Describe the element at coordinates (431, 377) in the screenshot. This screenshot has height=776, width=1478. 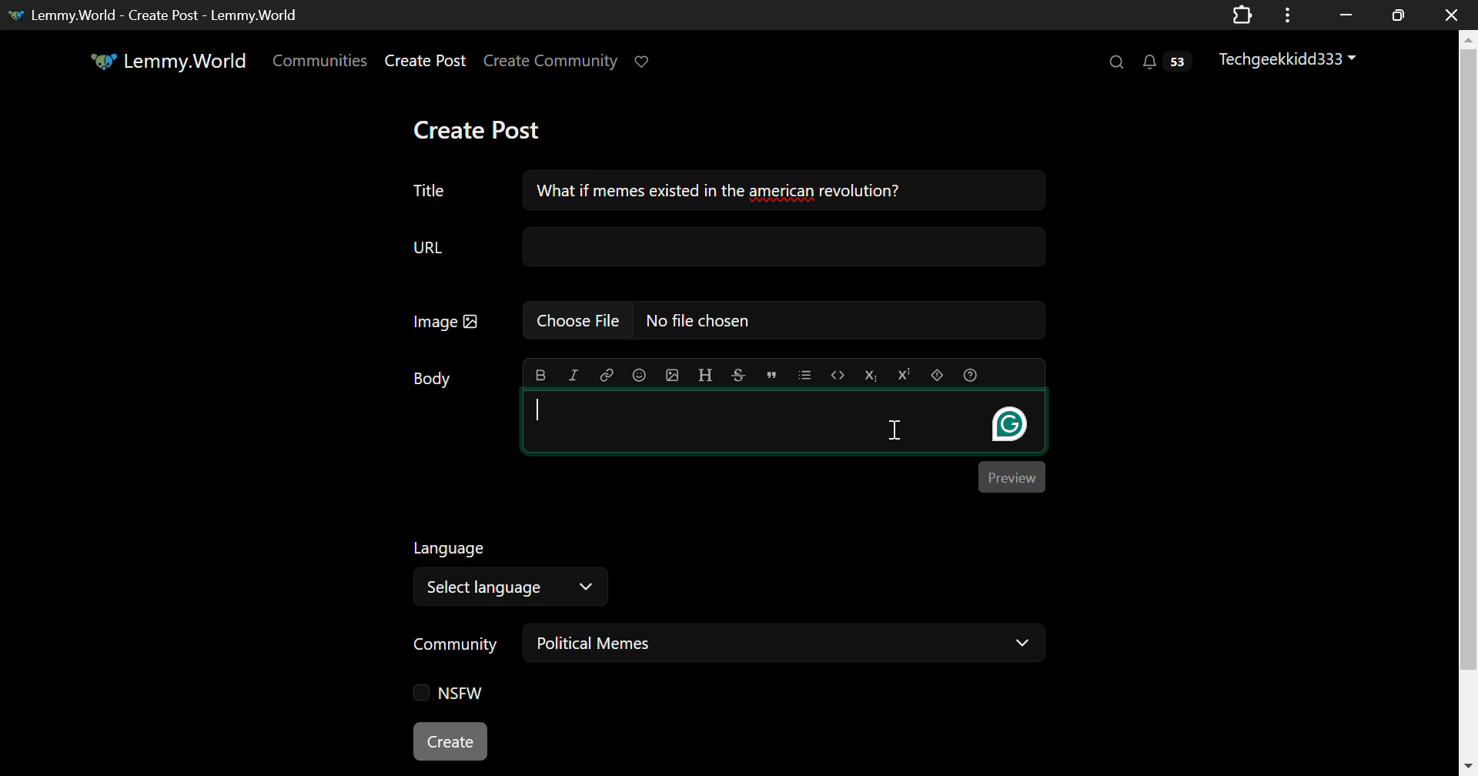
I see `Body` at that location.